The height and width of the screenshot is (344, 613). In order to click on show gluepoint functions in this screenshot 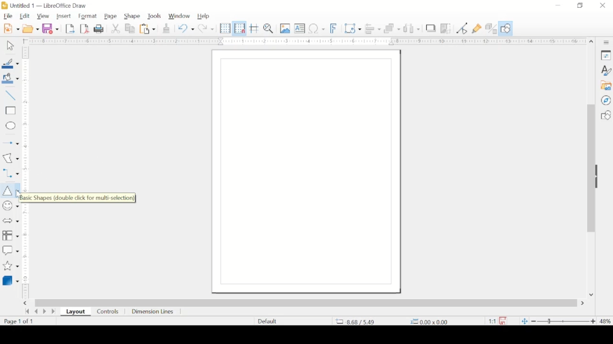, I will do `click(477, 29)`.